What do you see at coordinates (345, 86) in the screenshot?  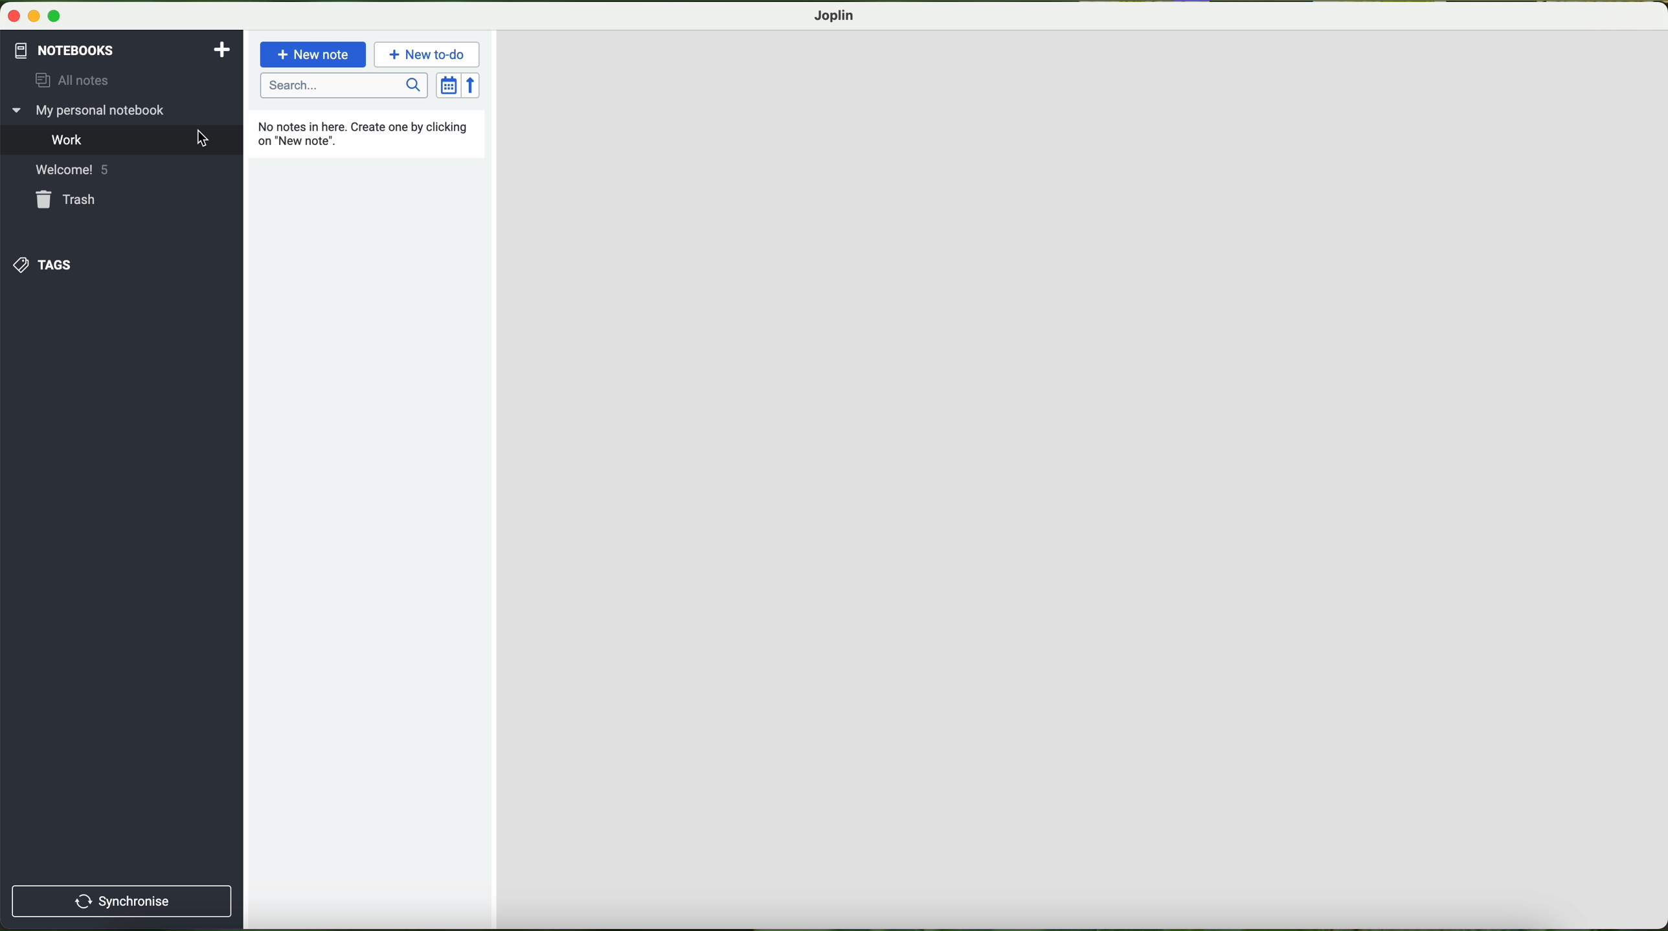 I see `search bar` at bounding box center [345, 86].